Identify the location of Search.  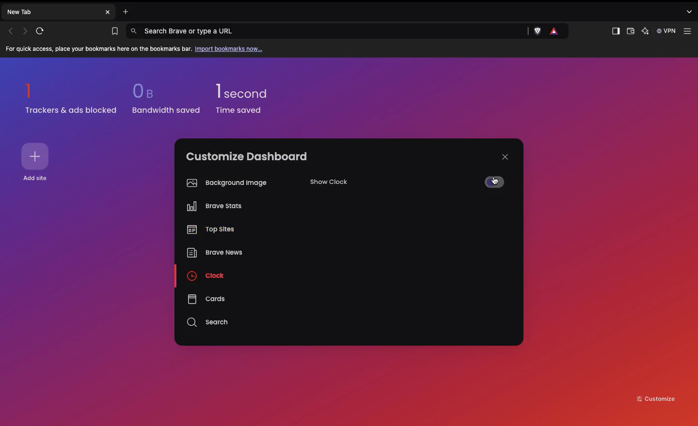
(208, 322).